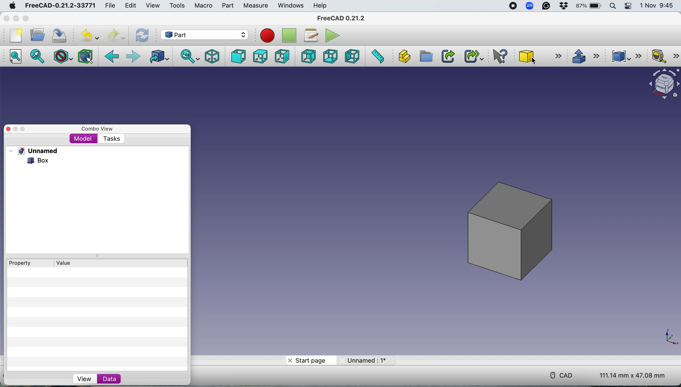 The image size is (681, 387). I want to click on File, so click(109, 6).